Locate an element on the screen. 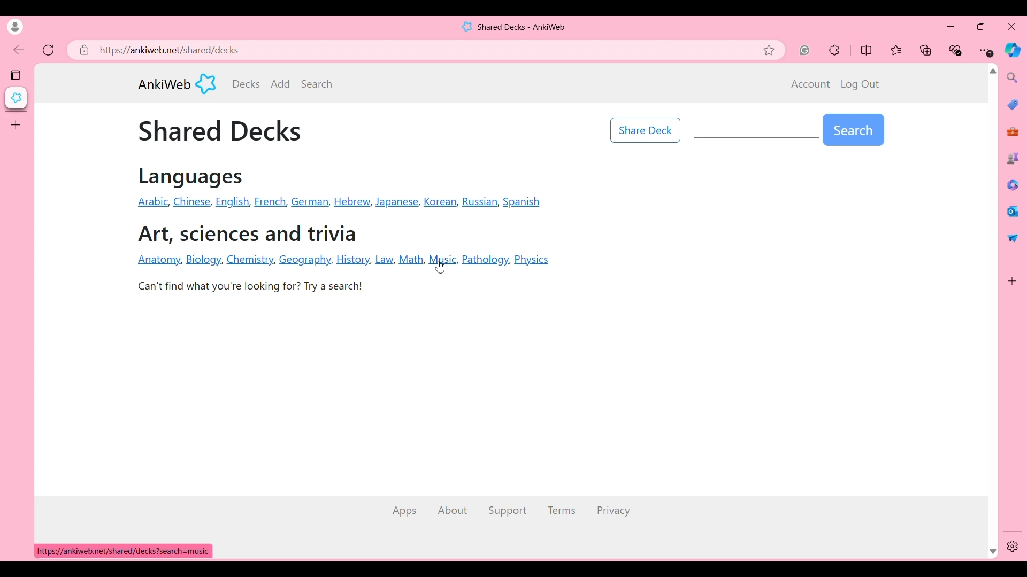 The height and width of the screenshot is (577, 1027). Add tab is located at coordinates (16, 125).